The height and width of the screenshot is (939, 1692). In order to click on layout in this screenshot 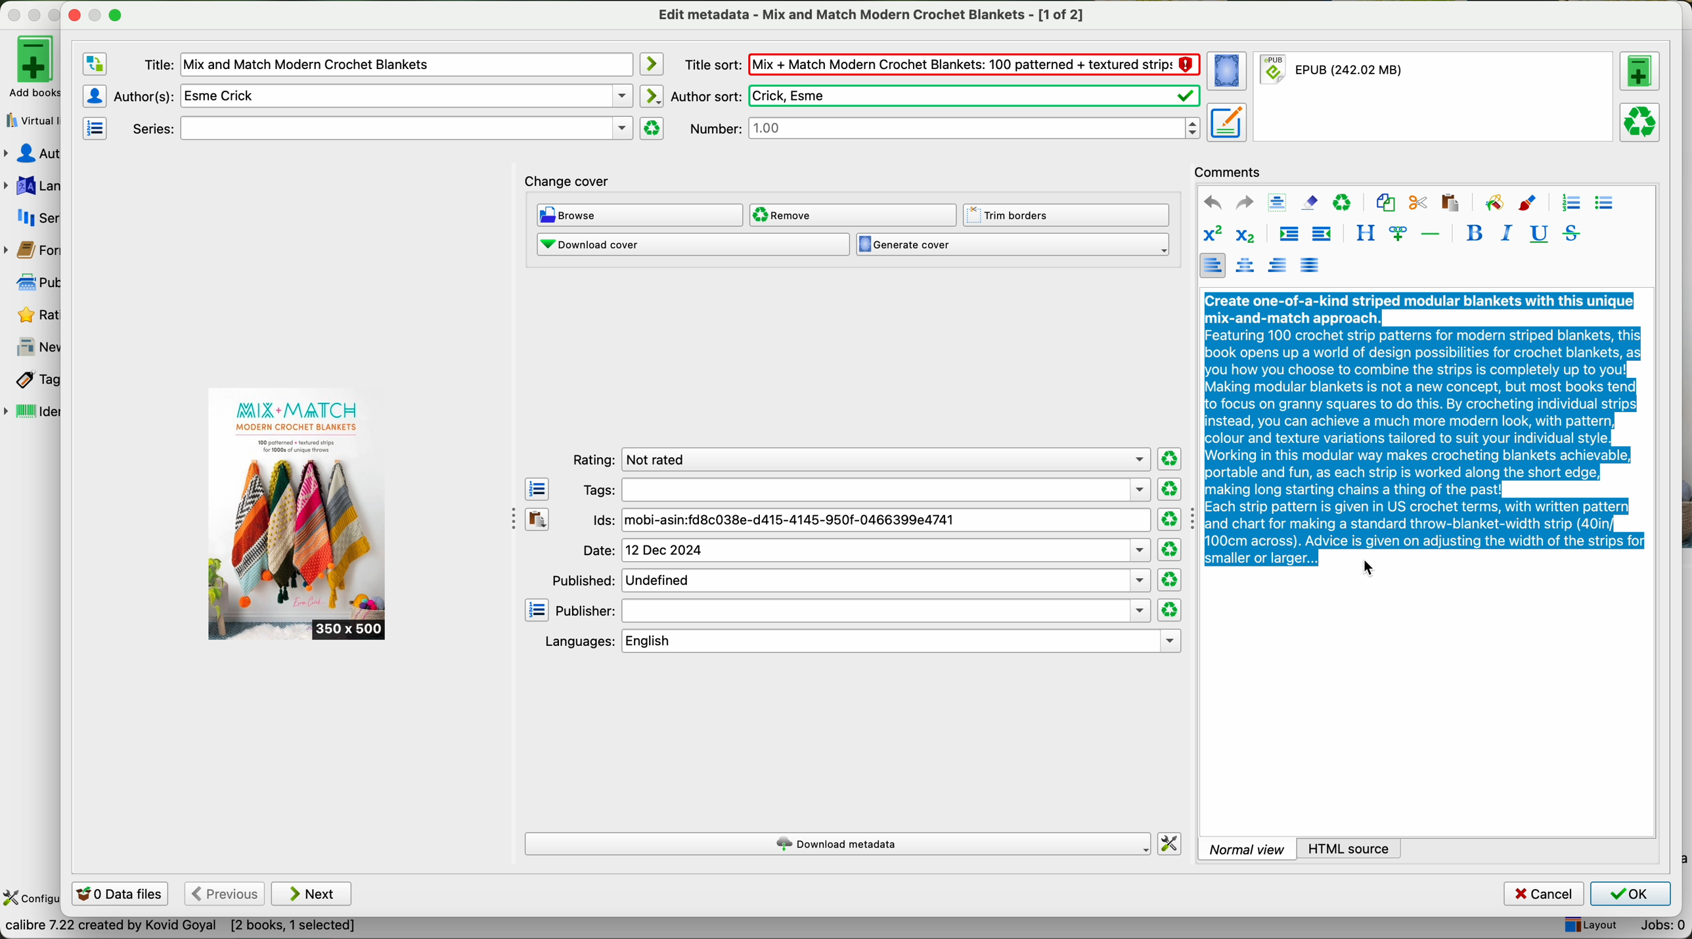, I will do `click(1590, 926)`.